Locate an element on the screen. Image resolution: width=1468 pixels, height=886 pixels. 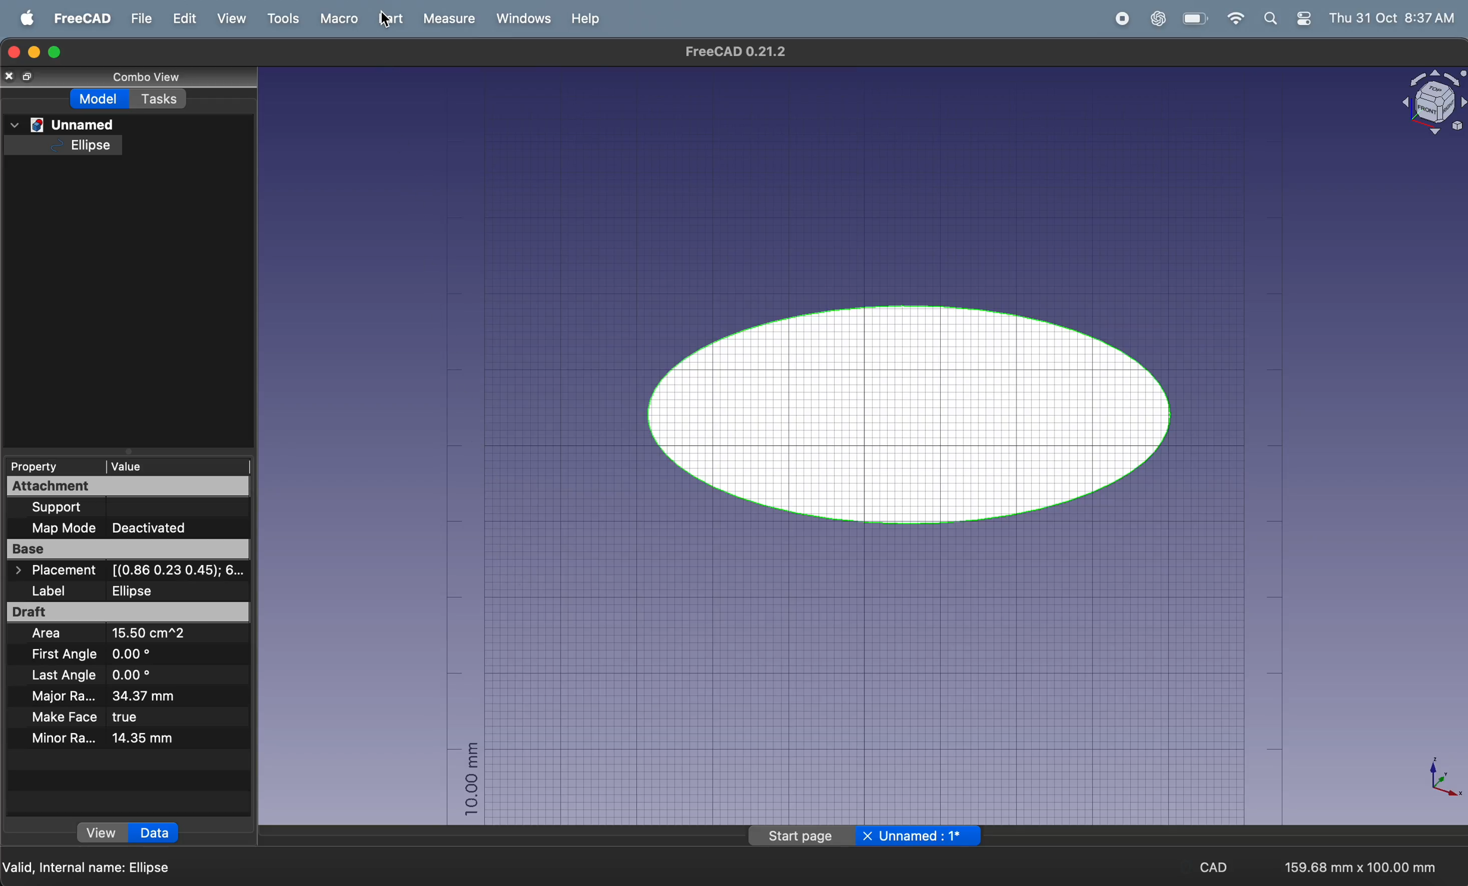
unnamed file is located at coordinates (64, 123).